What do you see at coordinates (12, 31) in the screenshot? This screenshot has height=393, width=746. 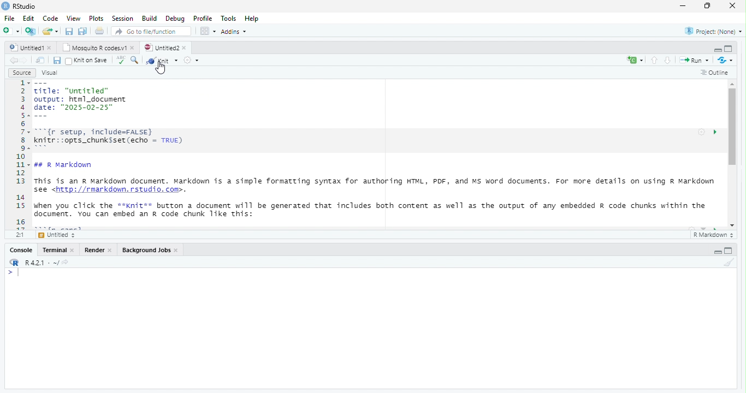 I see `open file` at bounding box center [12, 31].